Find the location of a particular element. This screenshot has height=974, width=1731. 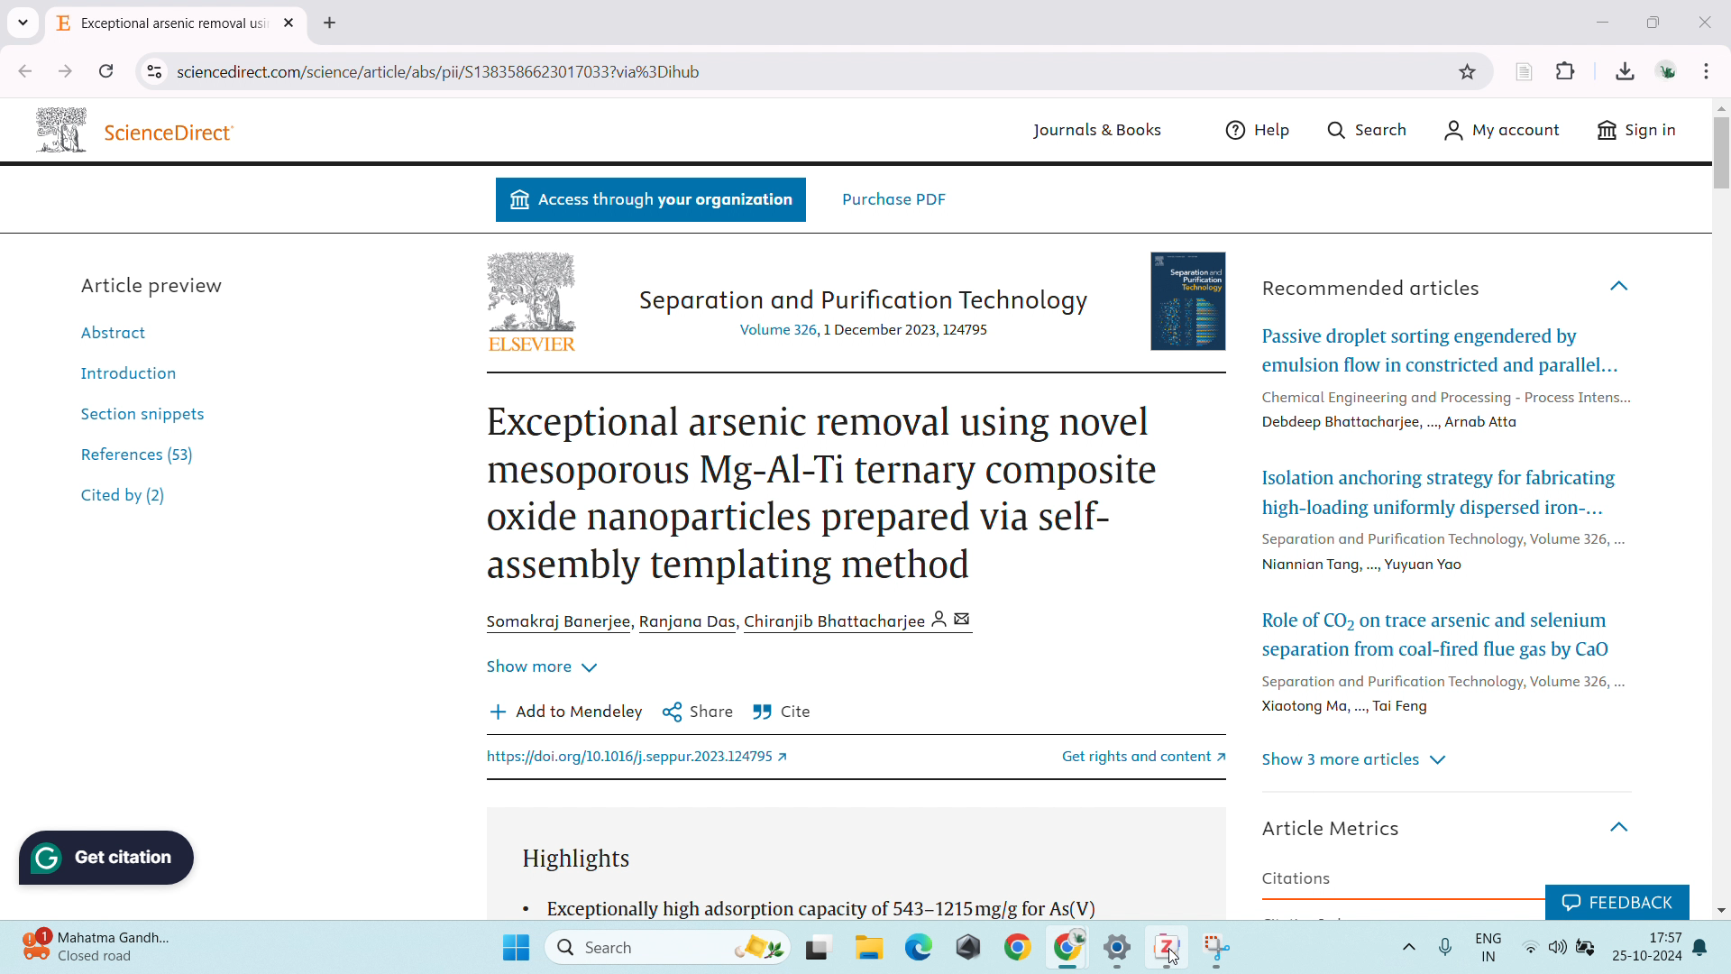

Cite is located at coordinates (783, 712).